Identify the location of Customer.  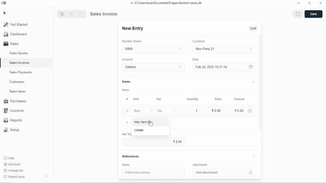
(199, 41).